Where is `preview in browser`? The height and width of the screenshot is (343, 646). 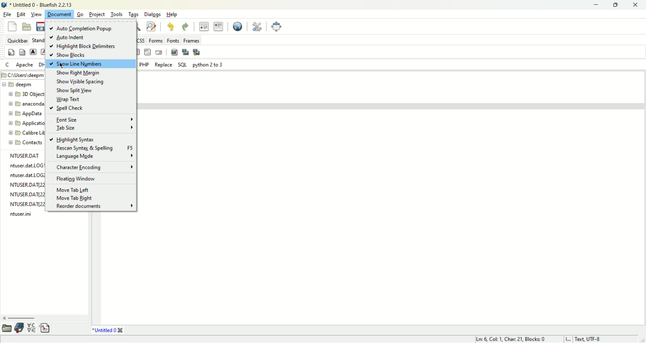 preview in browser is located at coordinates (236, 26).